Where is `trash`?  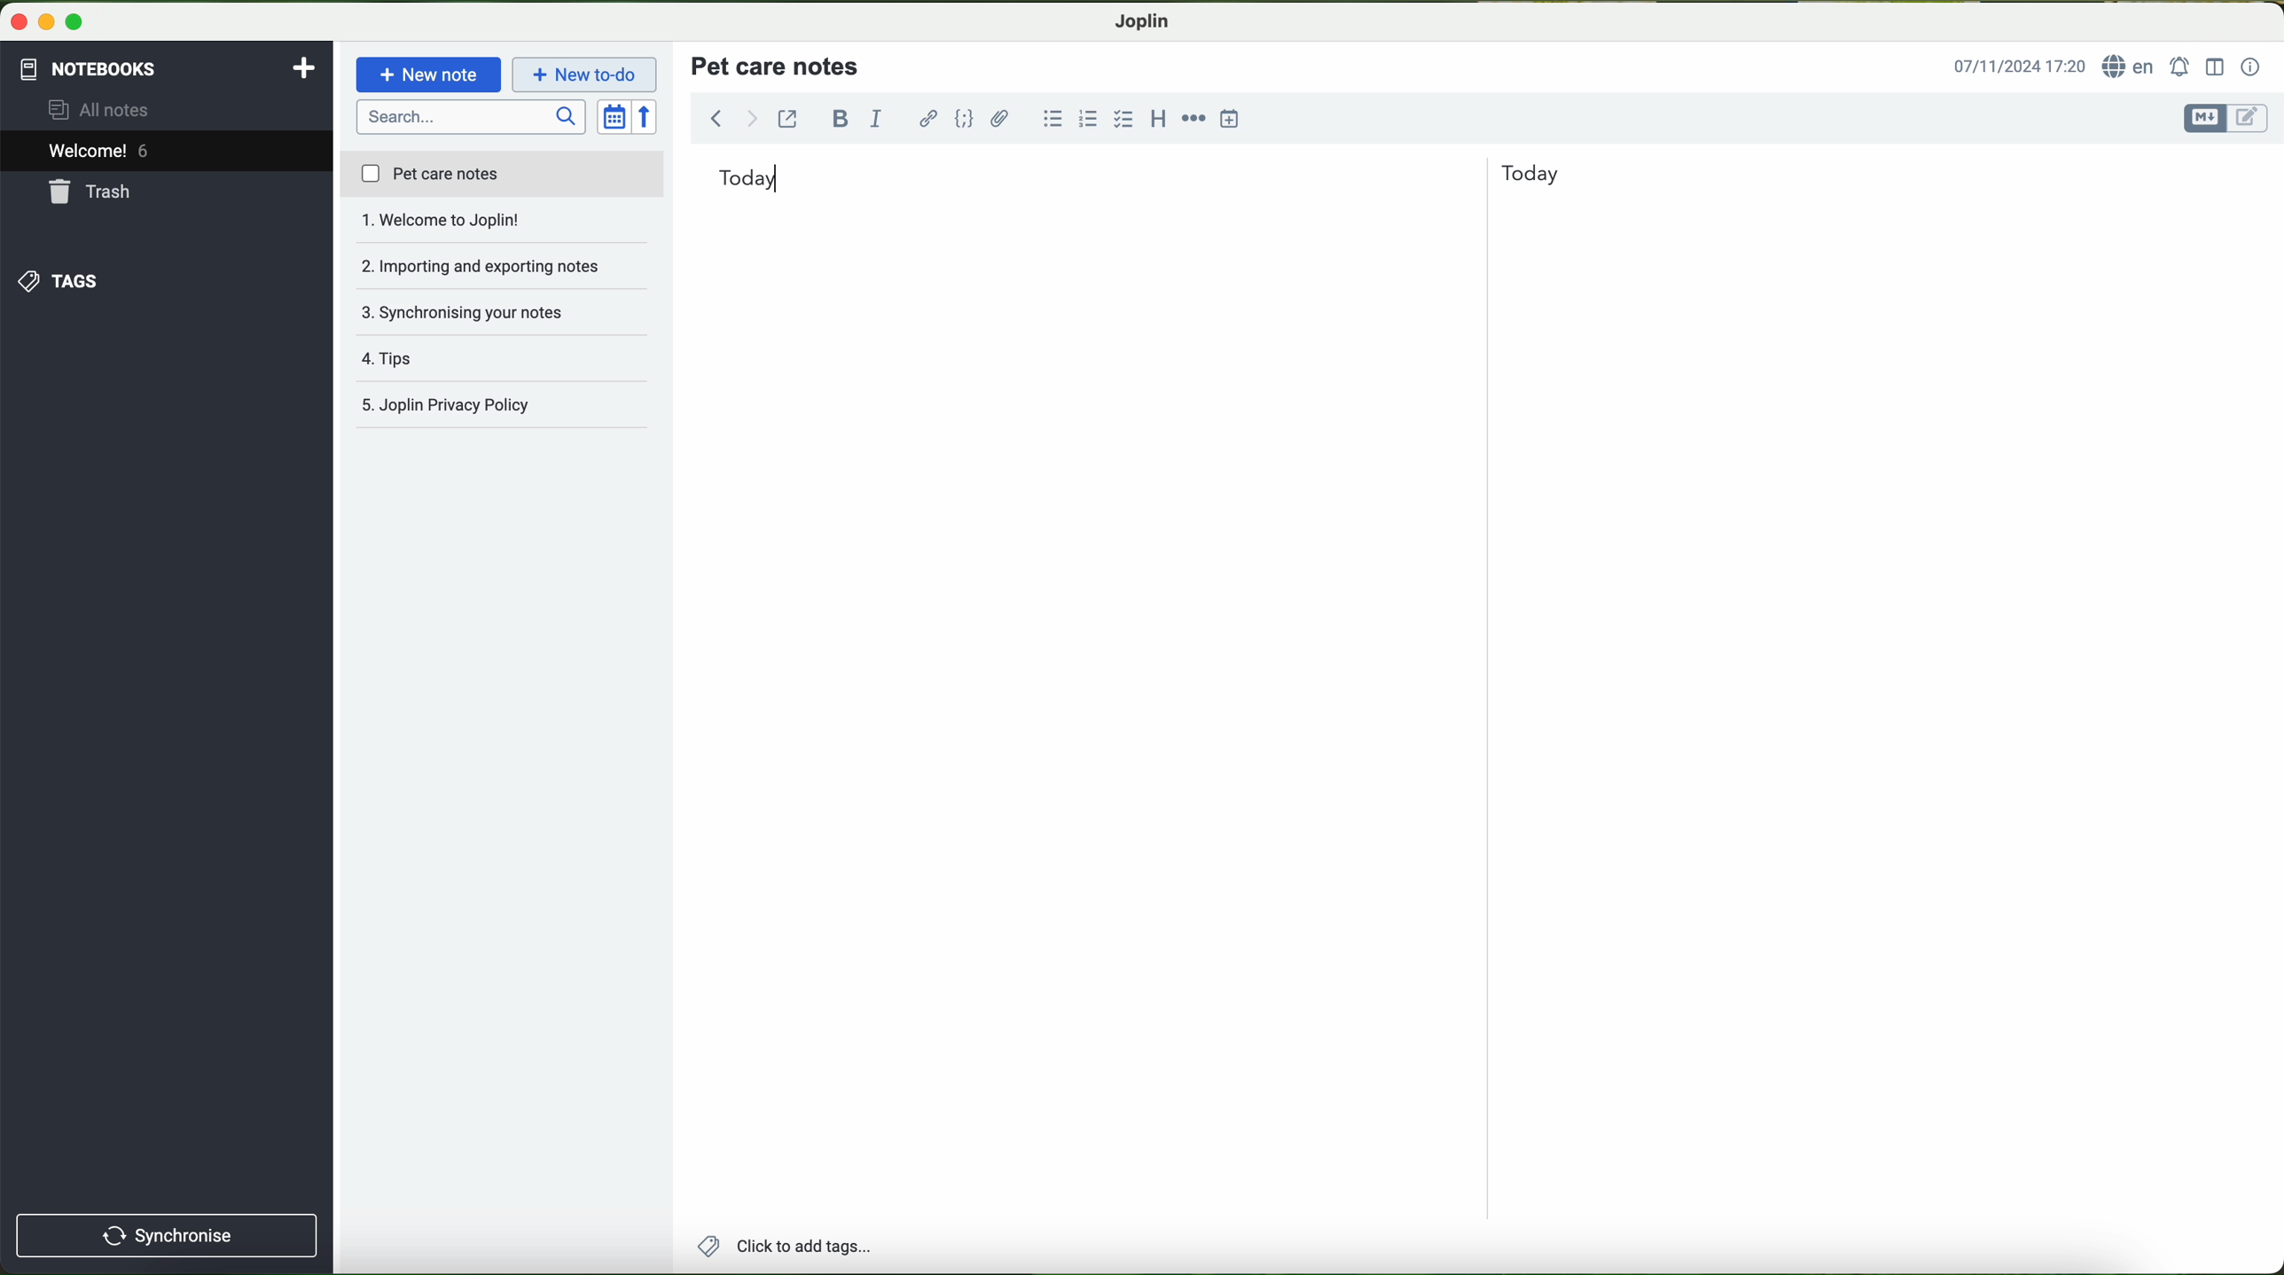
trash is located at coordinates (91, 194).